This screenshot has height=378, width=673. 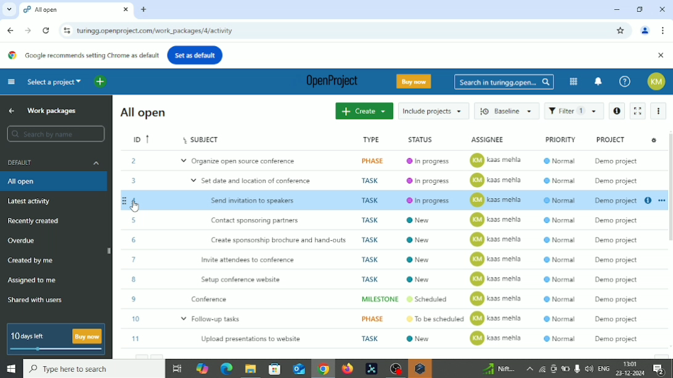 What do you see at coordinates (390, 259) in the screenshot?
I see `Invite attendees to conference` at bounding box center [390, 259].